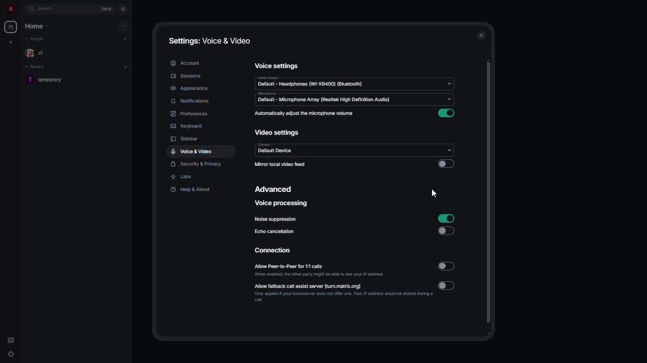  What do you see at coordinates (482, 35) in the screenshot?
I see `close` at bounding box center [482, 35].